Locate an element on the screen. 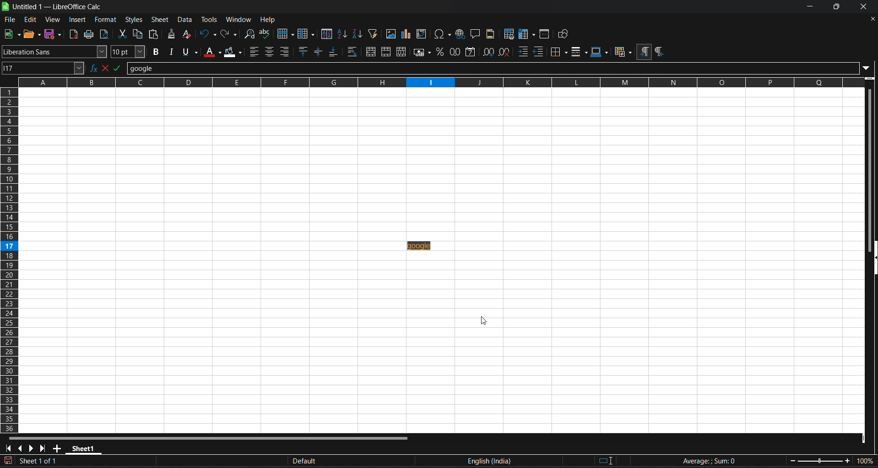 Image resolution: width=878 pixels, height=468 pixels. left to right is located at coordinates (644, 51).